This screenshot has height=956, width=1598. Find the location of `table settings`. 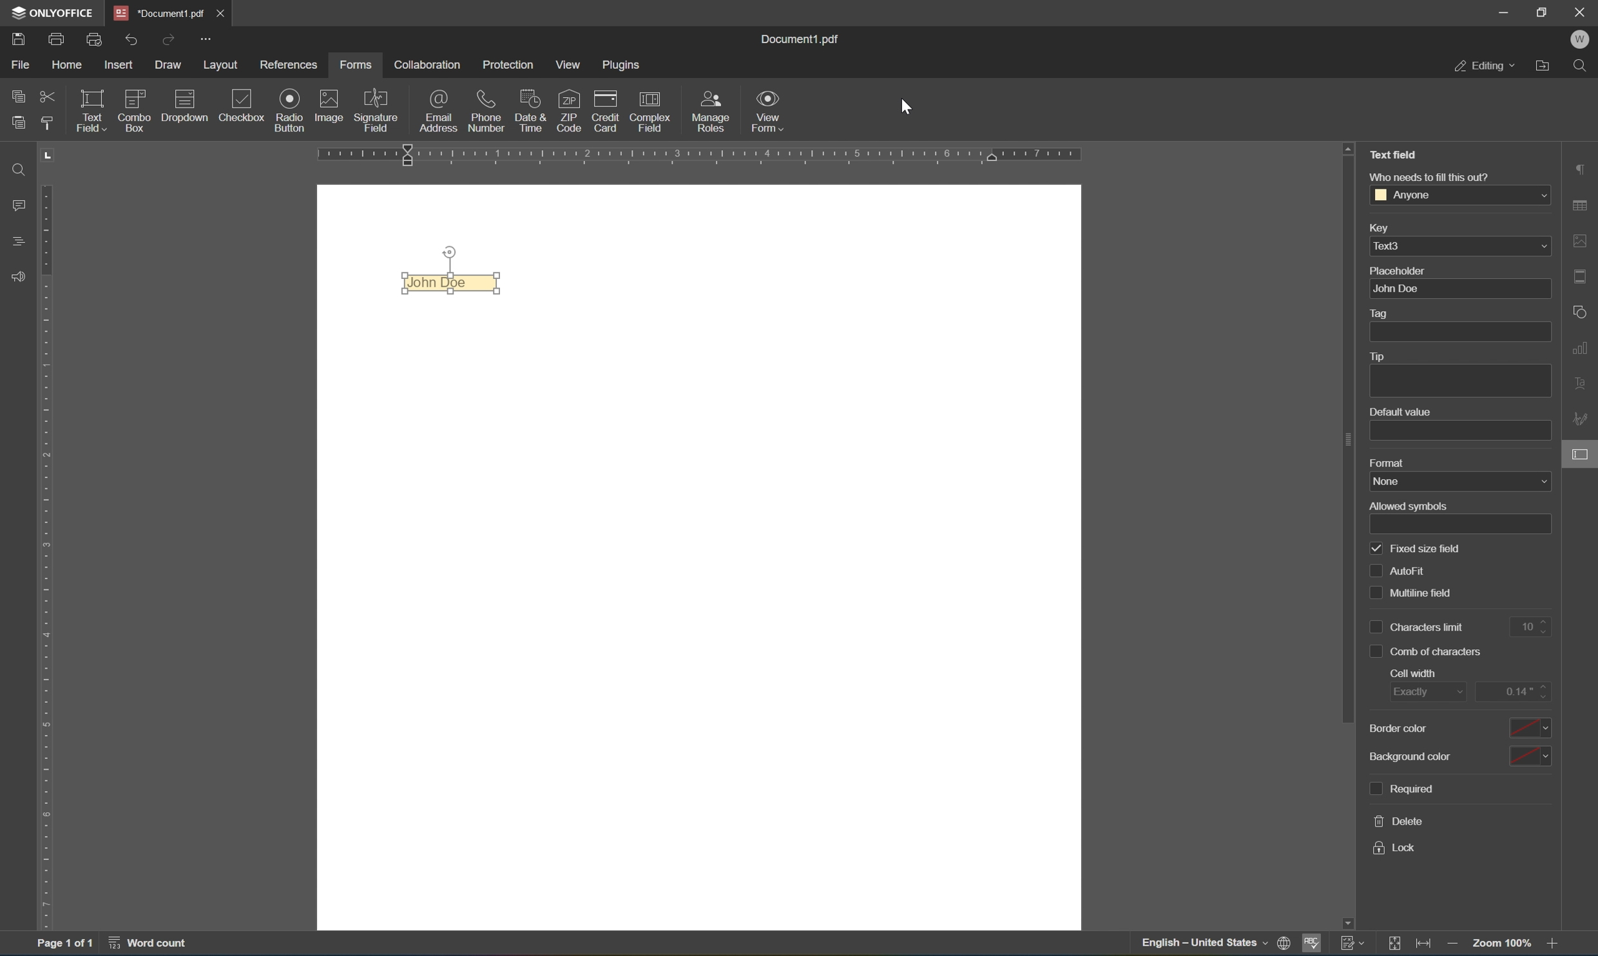

table settings is located at coordinates (1582, 206).